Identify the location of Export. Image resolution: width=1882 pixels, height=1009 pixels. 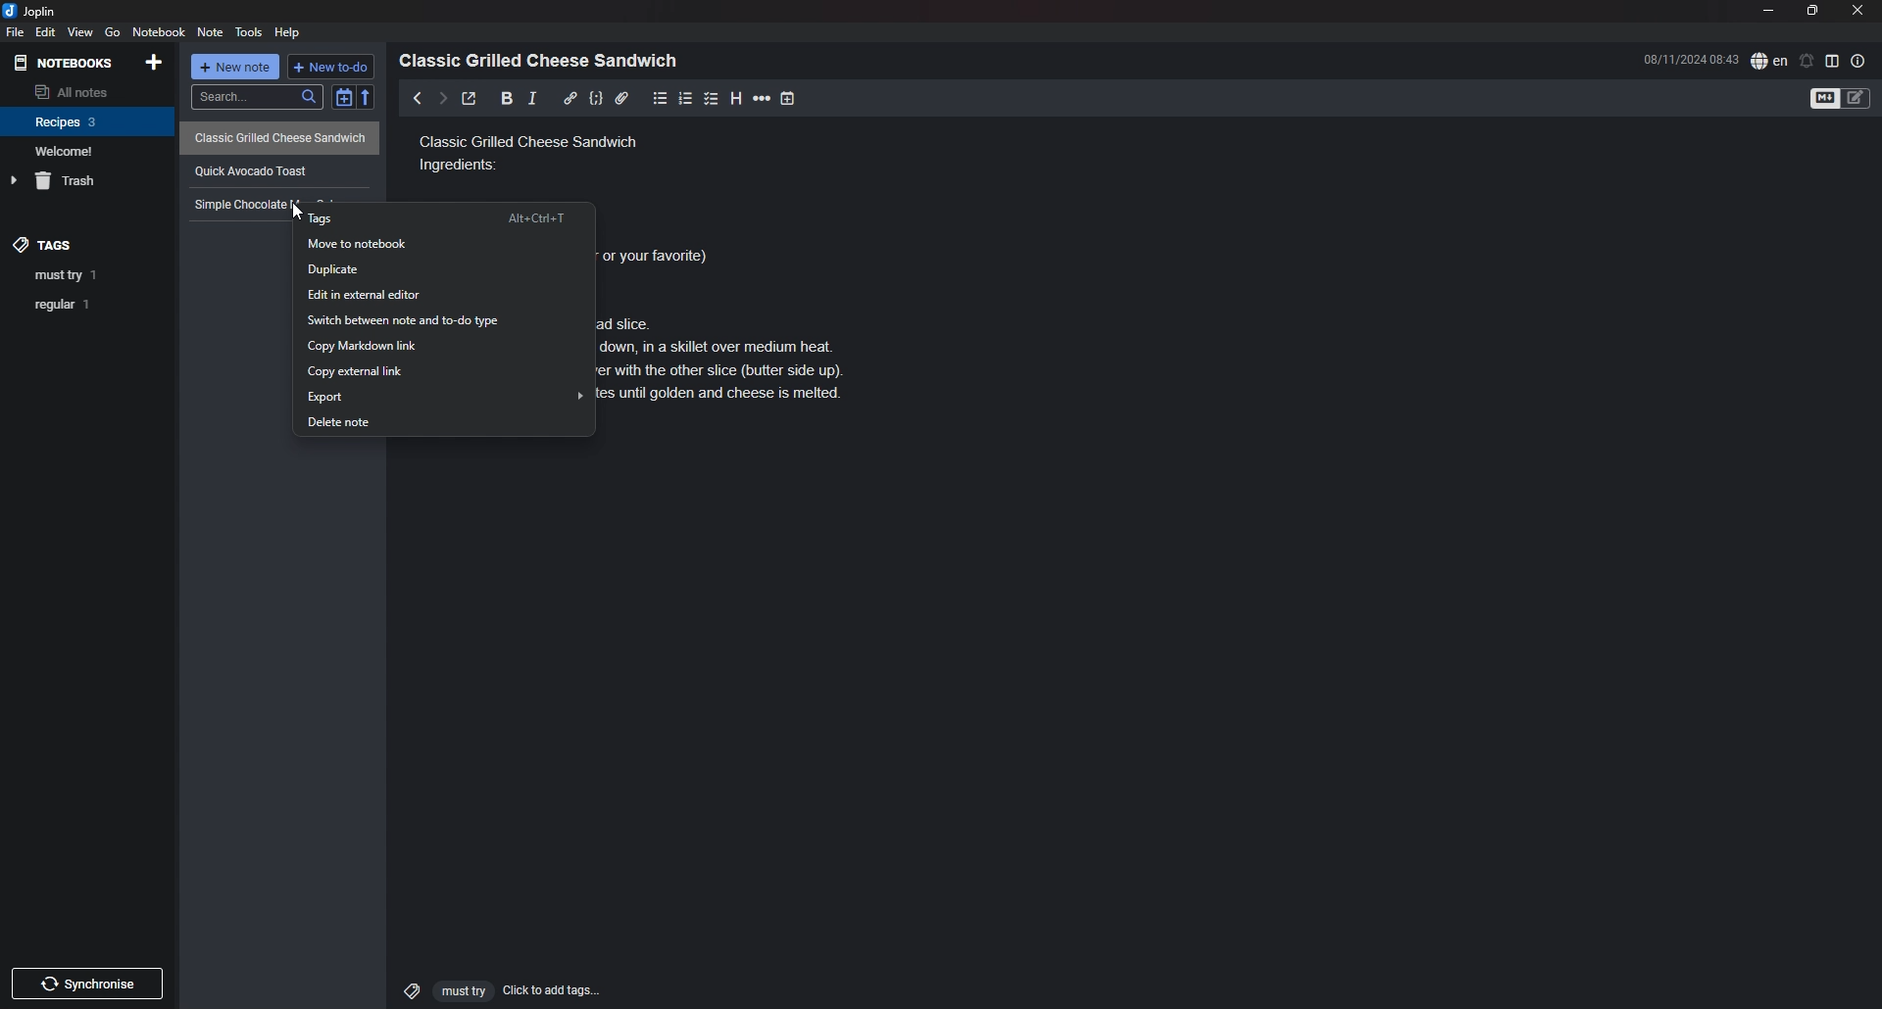
(443, 398).